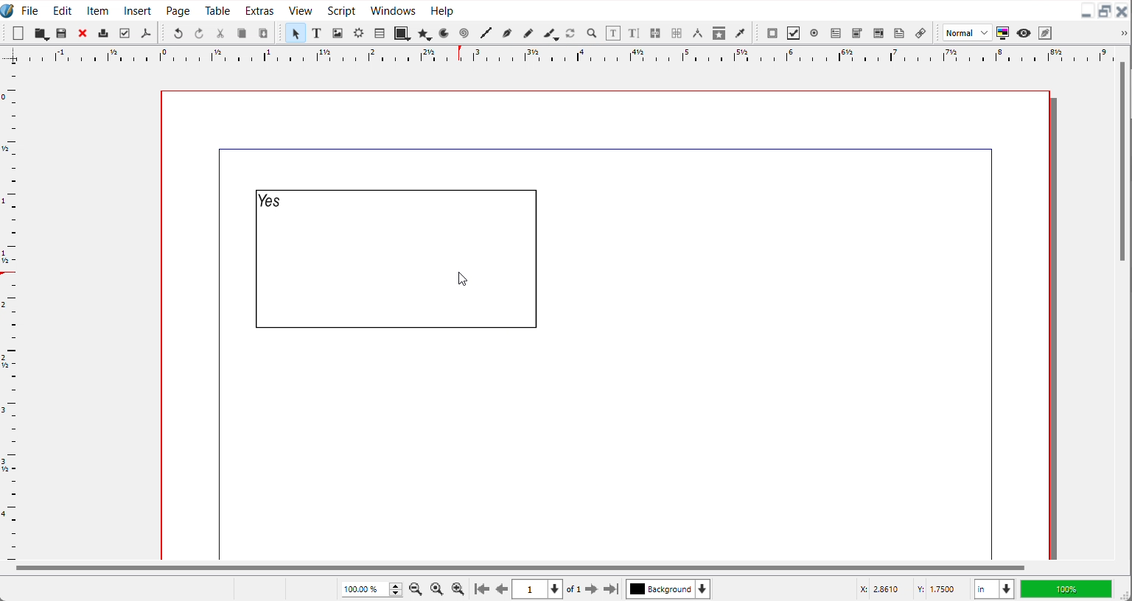  Describe the element at coordinates (1066, 588) in the screenshot. I see `100%` at that location.